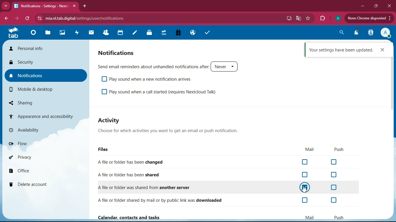 The image size is (396, 222). I want to click on confirmation, so click(341, 50).